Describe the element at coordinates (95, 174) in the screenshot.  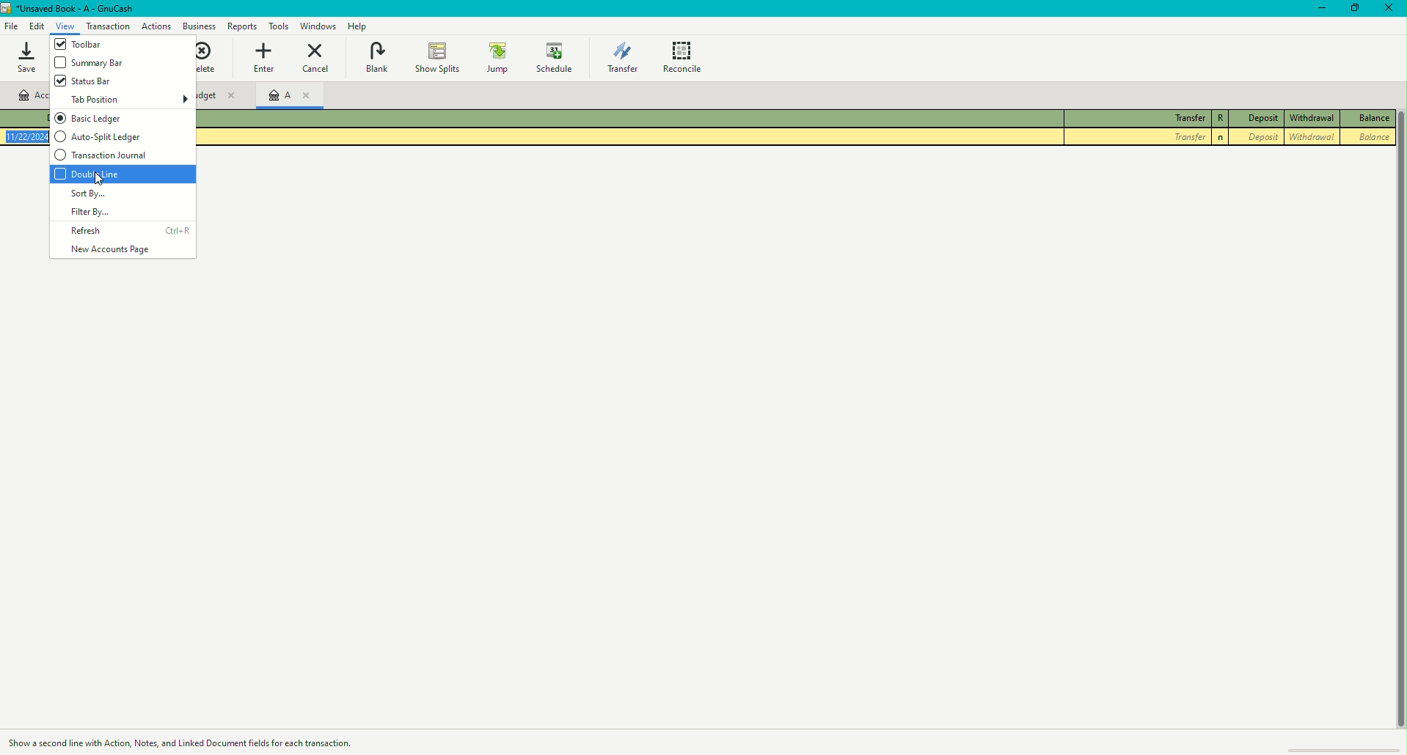
I see `Double Line` at that location.